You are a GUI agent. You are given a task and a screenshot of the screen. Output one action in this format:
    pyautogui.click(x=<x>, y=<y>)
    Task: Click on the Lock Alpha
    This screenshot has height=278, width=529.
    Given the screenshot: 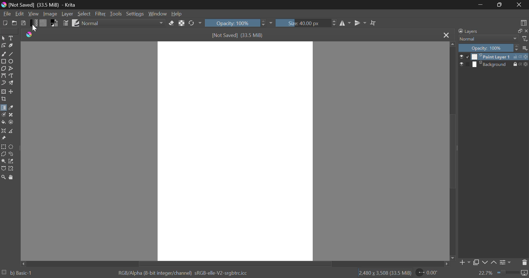 What is the action you would take?
    pyautogui.click(x=181, y=23)
    